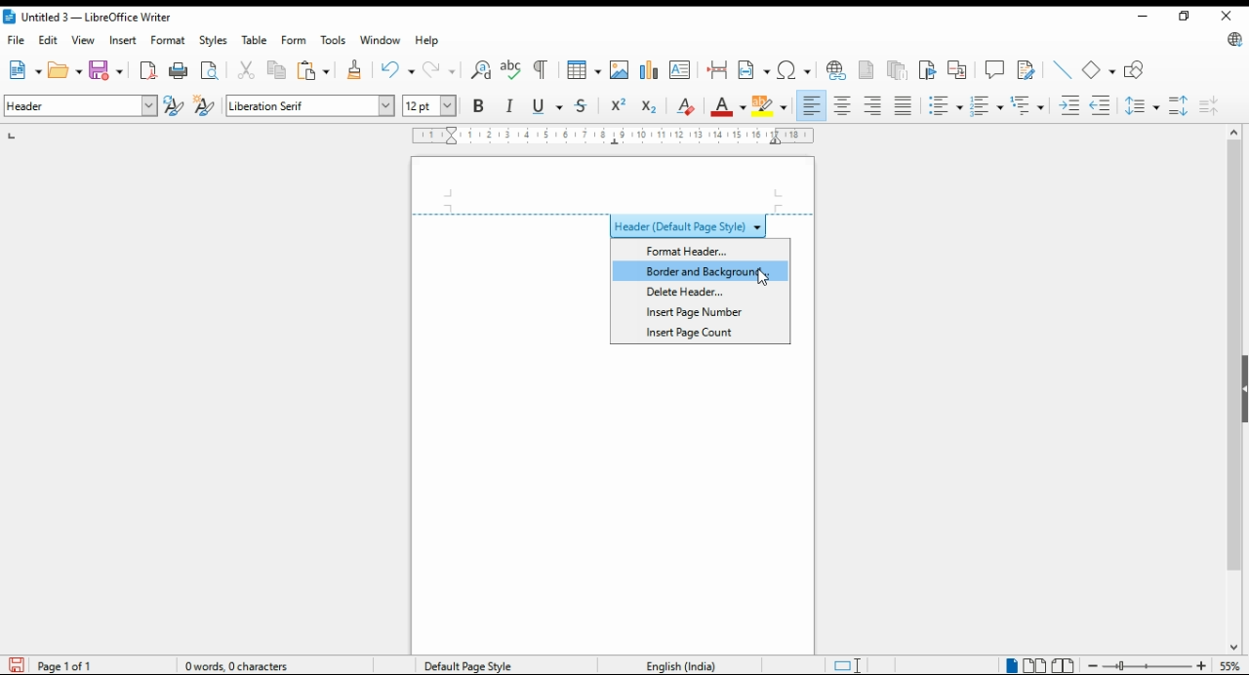 Image resolution: width=1249 pixels, height=675 pixels. I want to click on ave, so click(108, 69).